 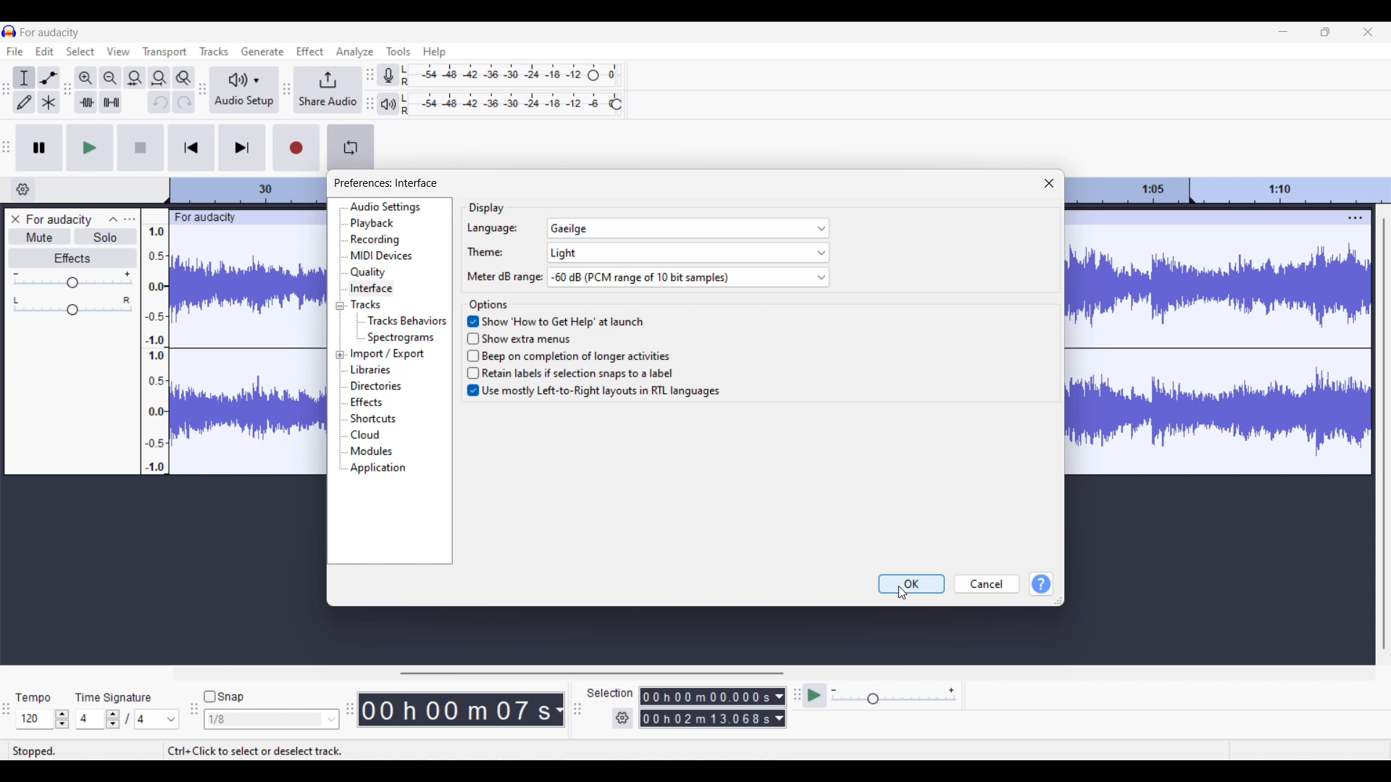 I want to click on Select menu, so click(x=80, y=51).